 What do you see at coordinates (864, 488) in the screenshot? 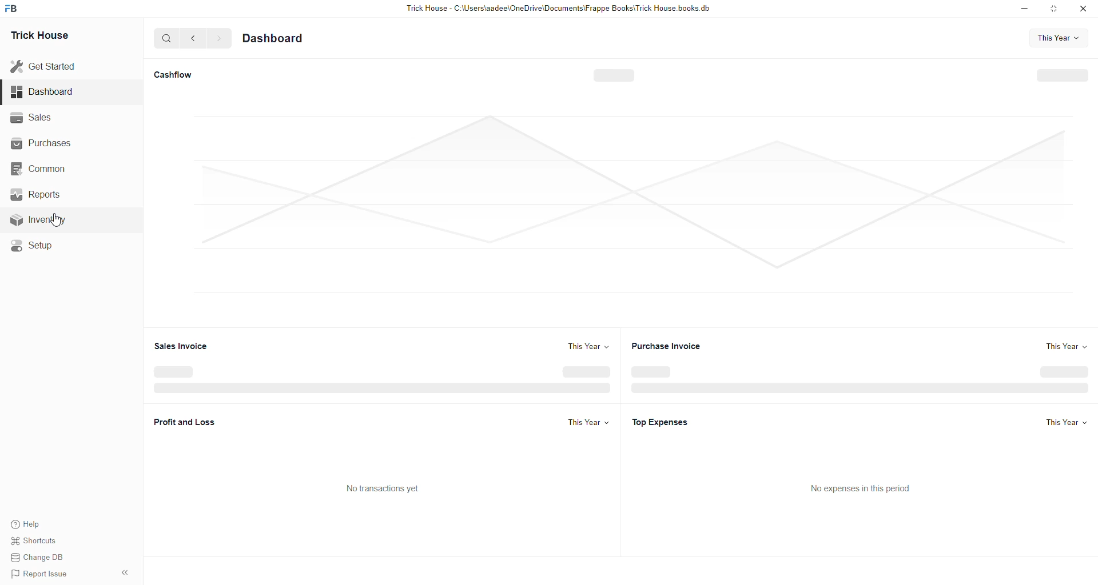
I see `No expenses in this period` at bounding box center [864, 488].